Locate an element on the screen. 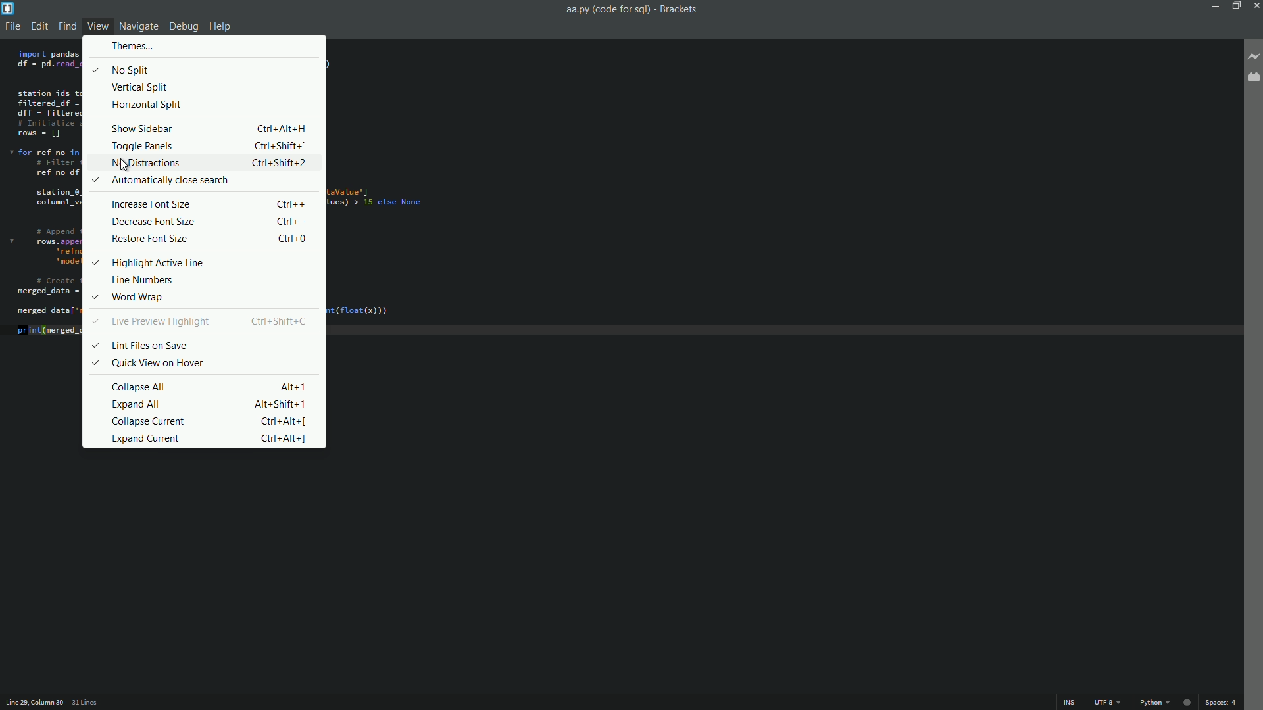  change file format is located at coordinates (1154, 703).